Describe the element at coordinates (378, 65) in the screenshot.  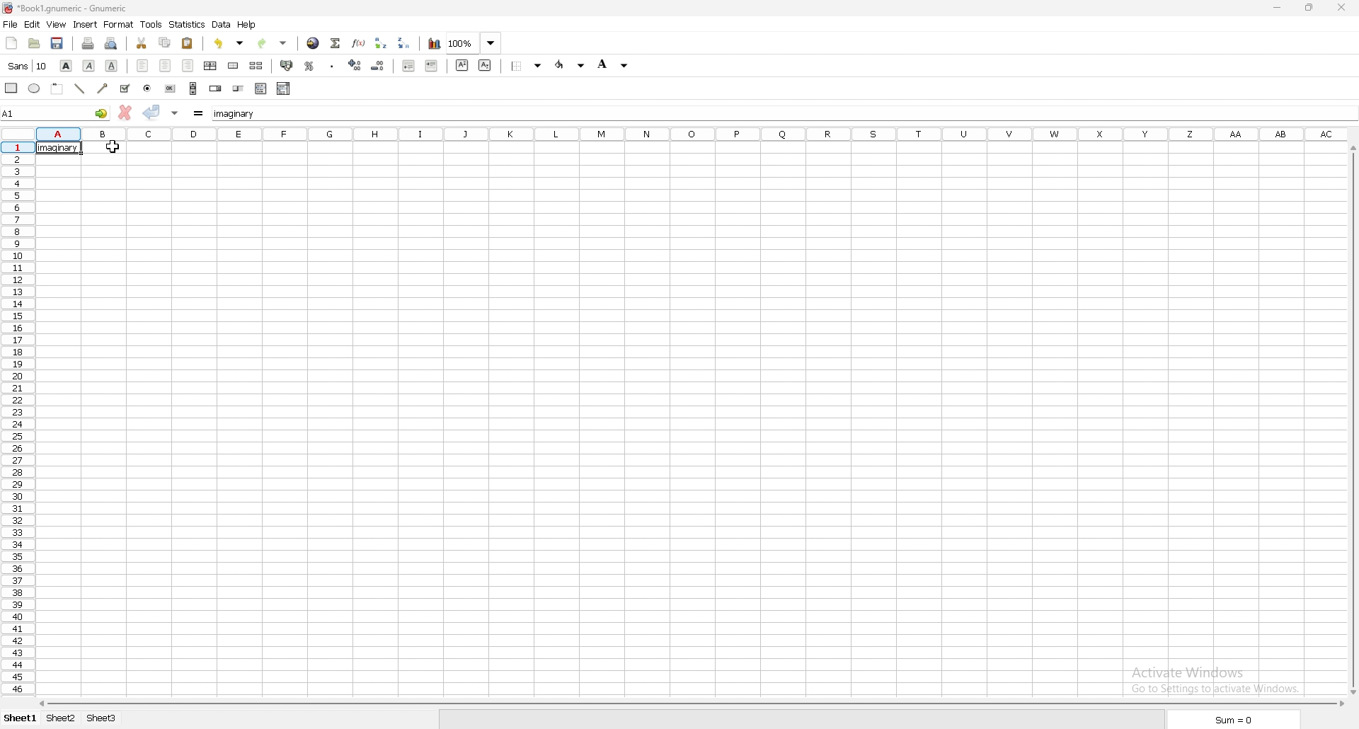
I see `decrease decimals` at that location.